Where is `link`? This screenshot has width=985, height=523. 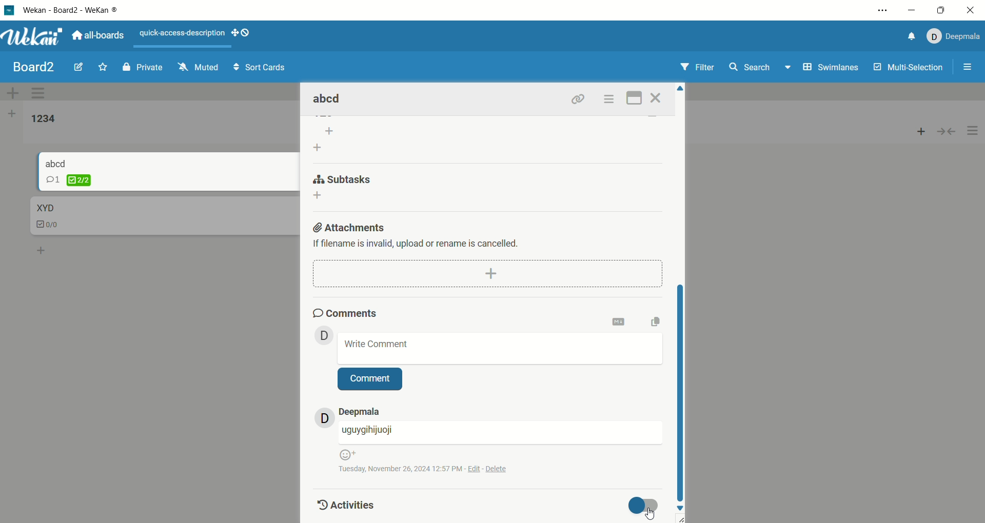 link is located at coordinates (578, 98).